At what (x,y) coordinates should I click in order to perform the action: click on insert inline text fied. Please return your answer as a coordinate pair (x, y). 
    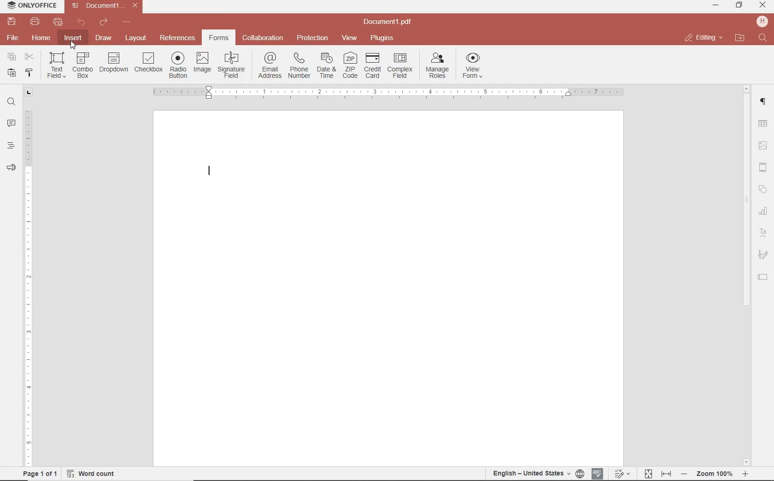
    Looking at the image, I should click on (57, 65).